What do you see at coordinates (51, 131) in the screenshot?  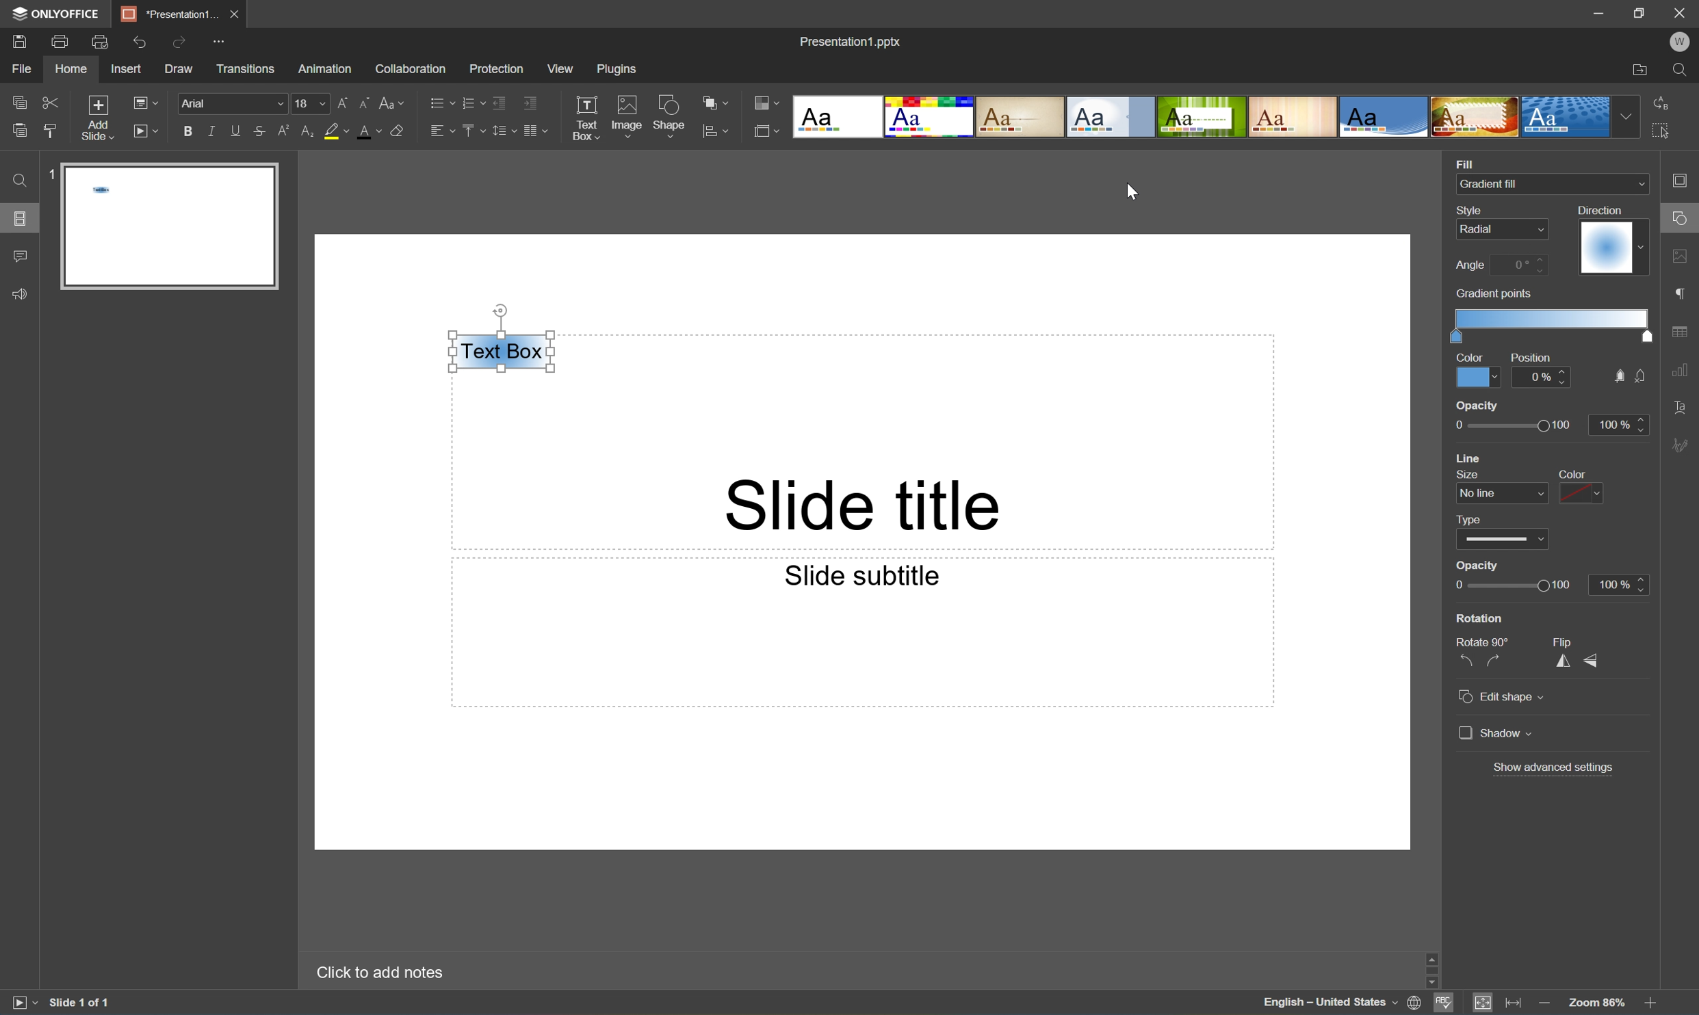 I see `Copy style` at bounding box center [51, 131].